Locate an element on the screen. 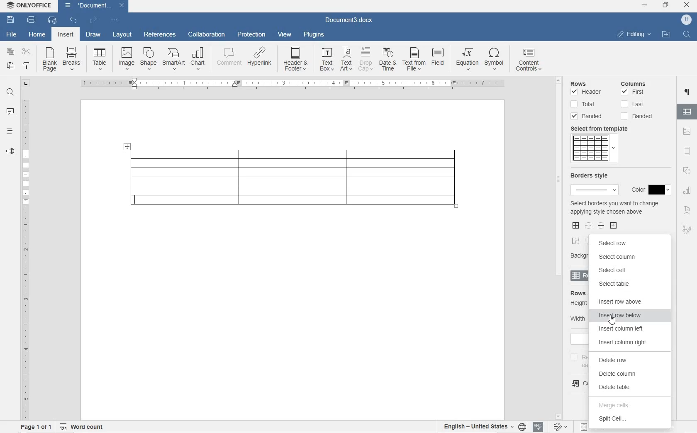 This screenshot has height=433, width=697. EDITING is located at coordinates (634, 35).